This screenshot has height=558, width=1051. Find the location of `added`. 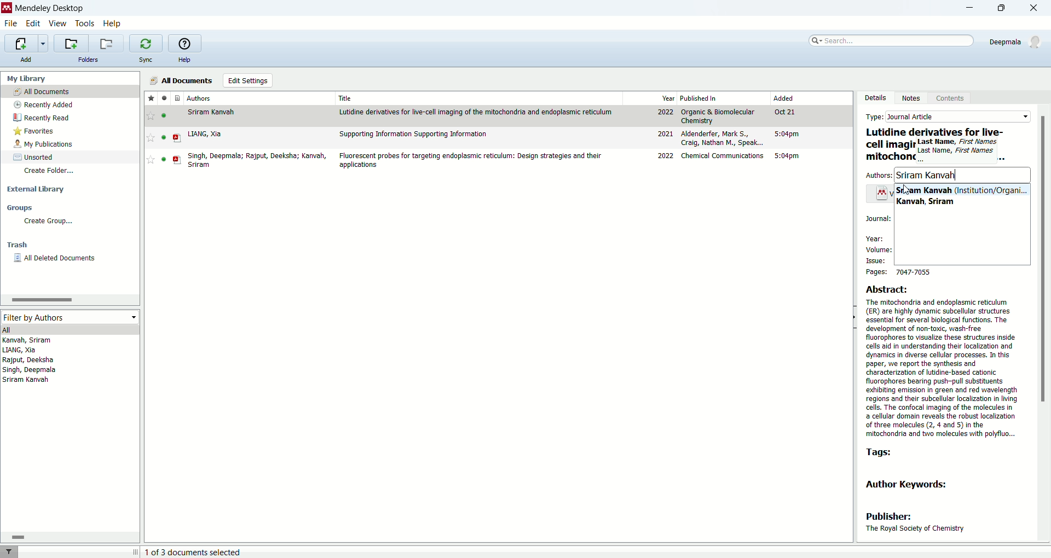

added is located at coordinates (794, 98).